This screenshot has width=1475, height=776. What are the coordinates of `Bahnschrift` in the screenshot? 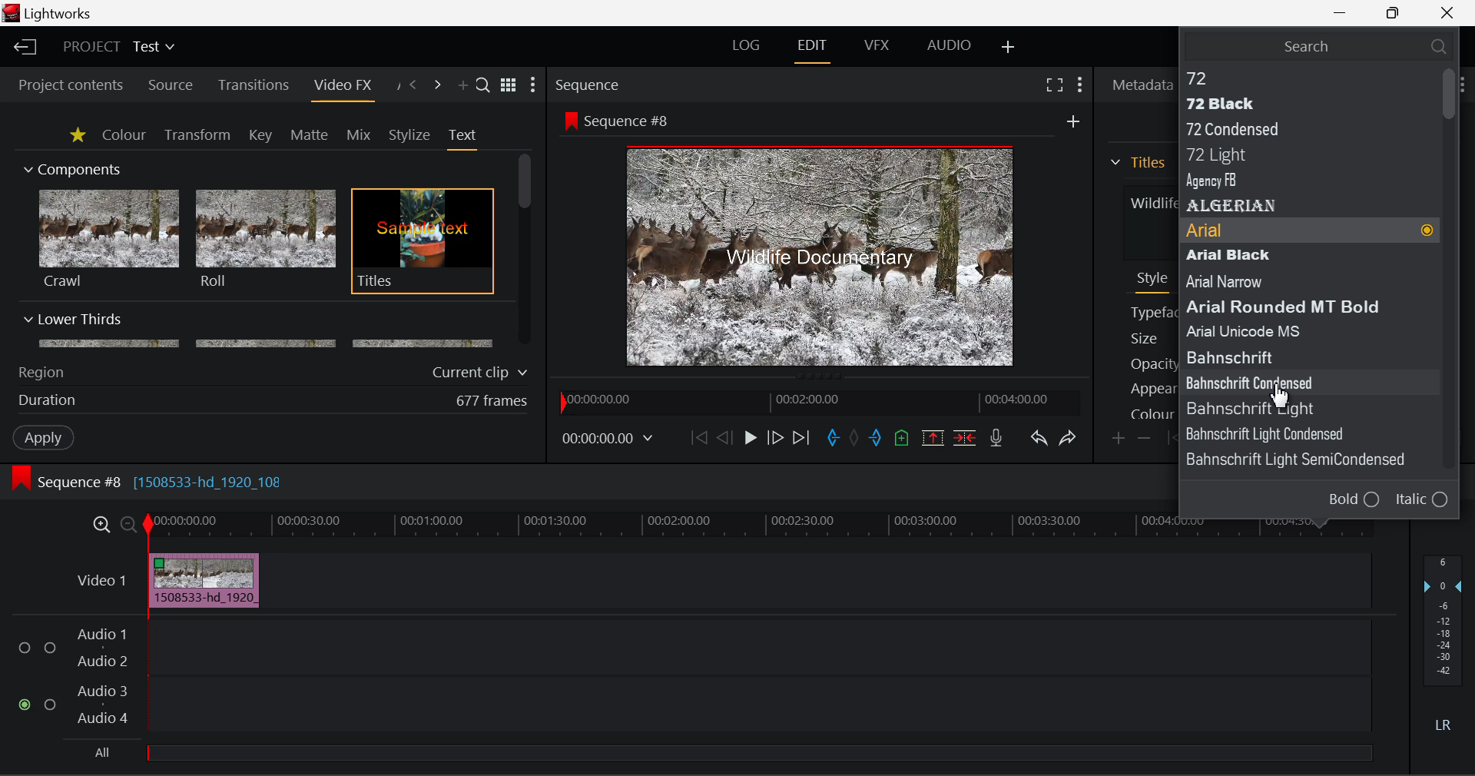 It's located at (1289, 408).